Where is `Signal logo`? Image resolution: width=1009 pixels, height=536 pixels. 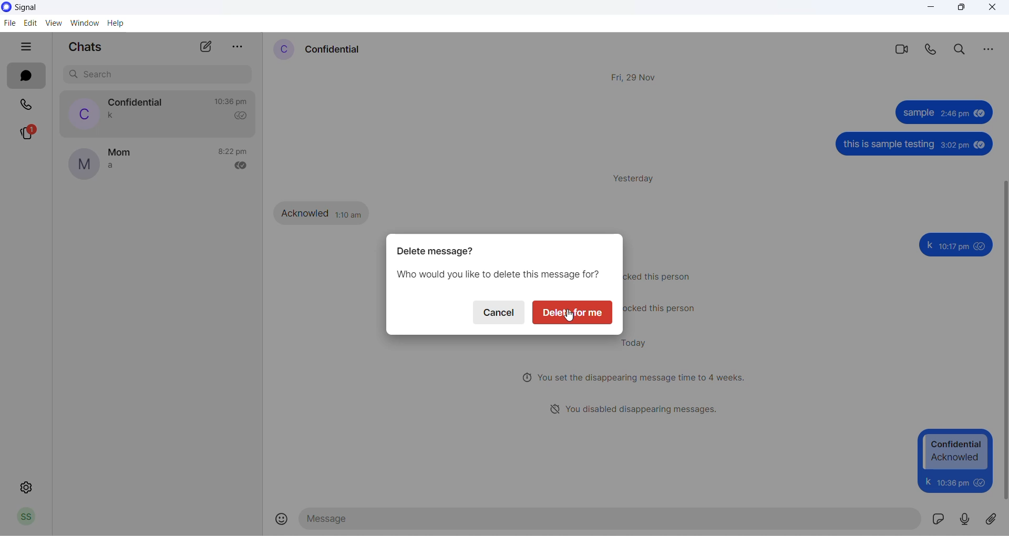 Signal logo is located at coordinates (35, 8).